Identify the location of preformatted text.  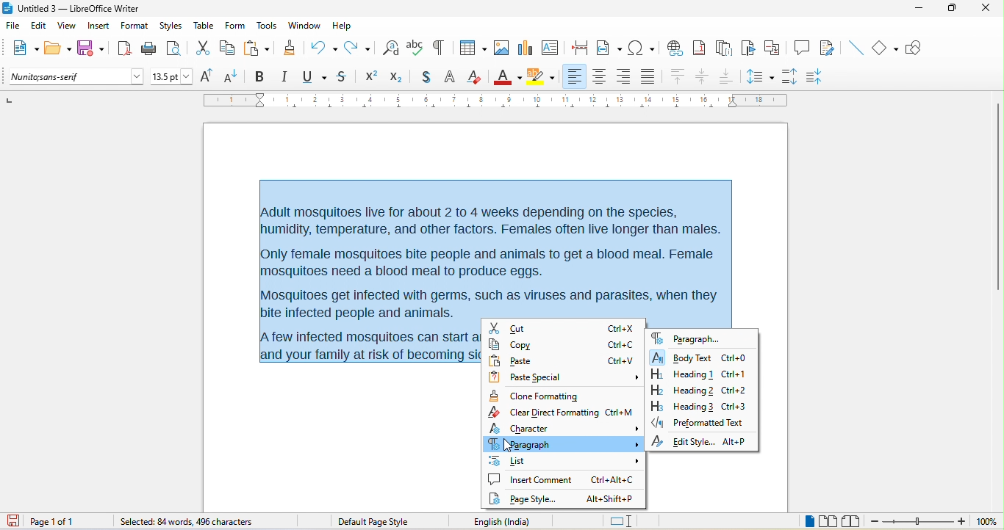
(698, 422).